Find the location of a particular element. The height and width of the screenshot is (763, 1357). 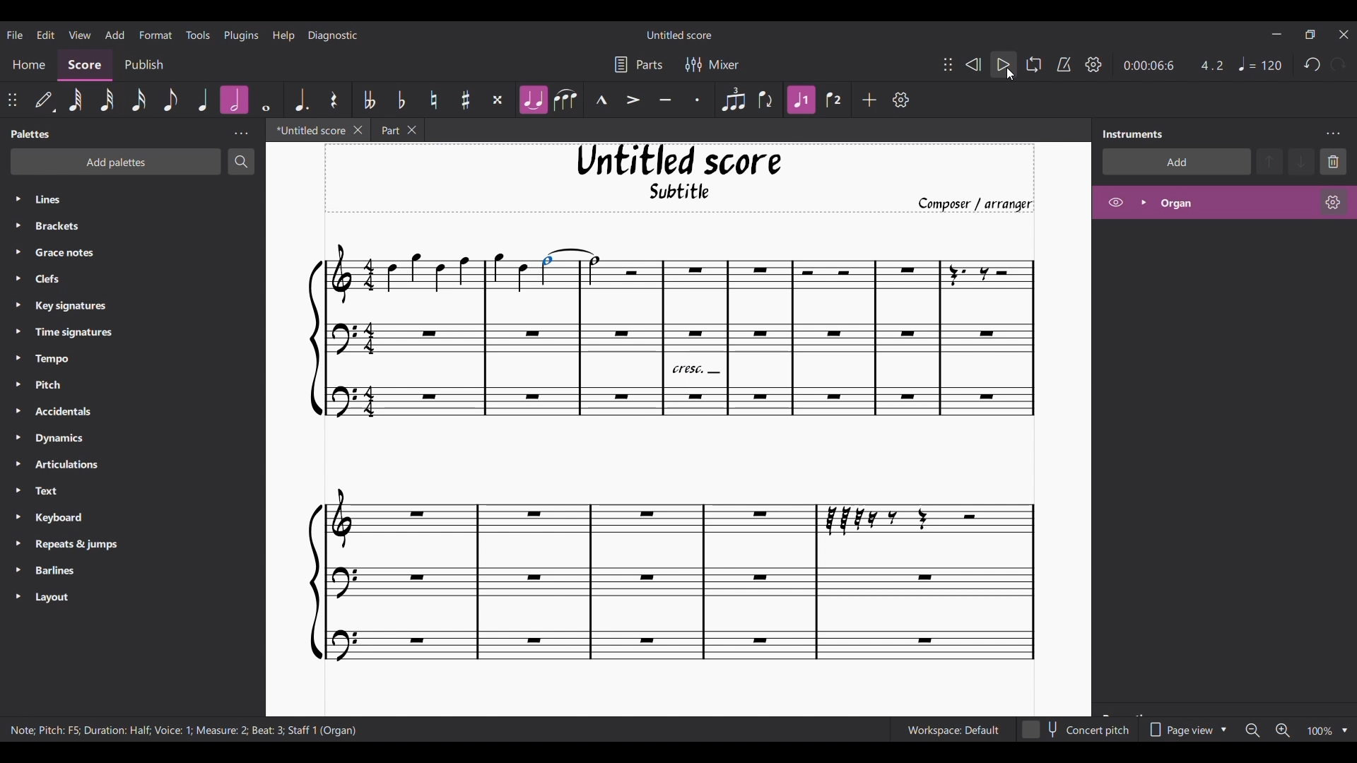

Zoom options is located at coordinates (1345, 731).